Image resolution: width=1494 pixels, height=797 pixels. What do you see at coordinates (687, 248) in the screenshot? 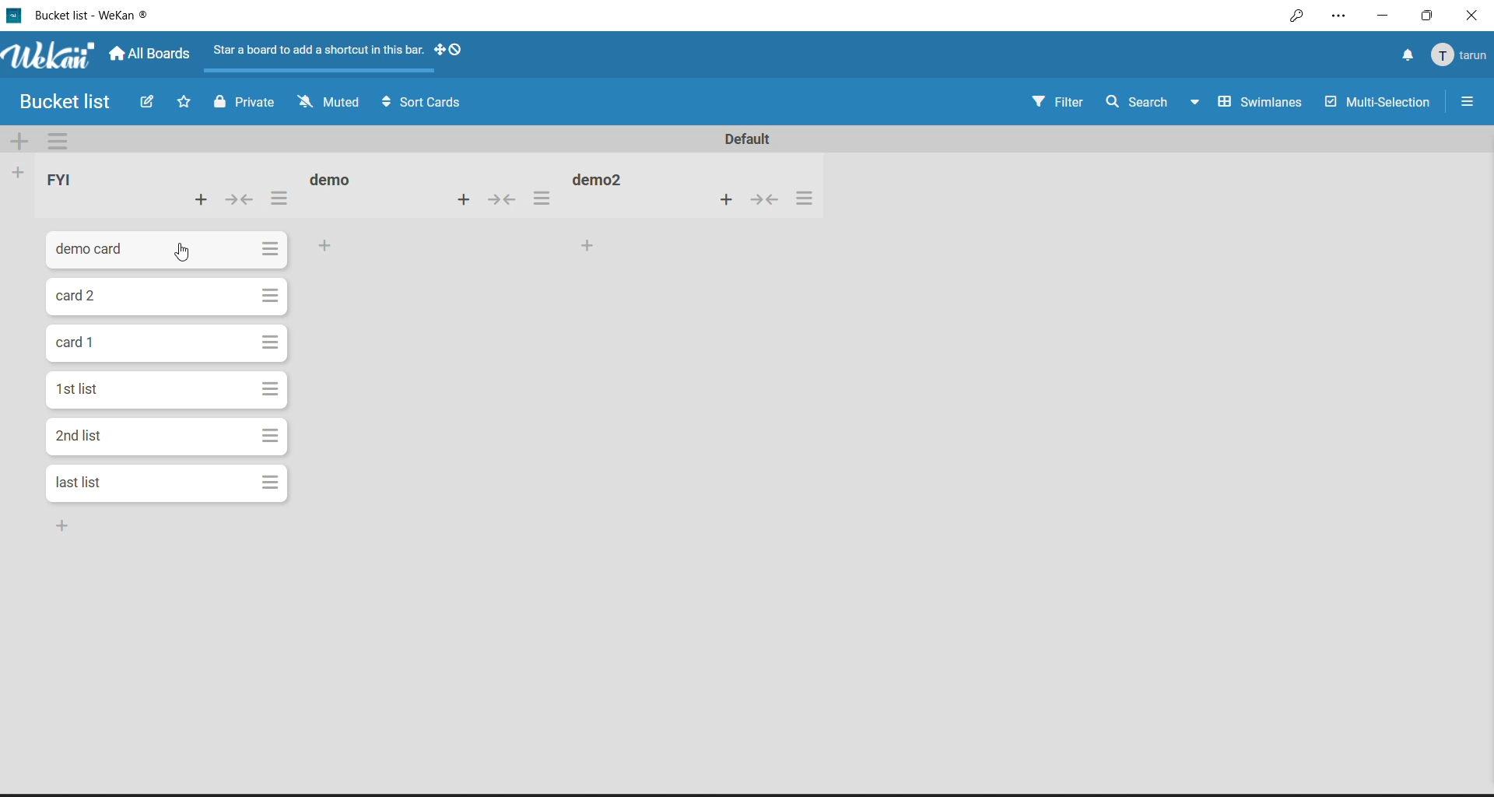
I see `add card to bottom of the list` at bounding box center [687, 248].